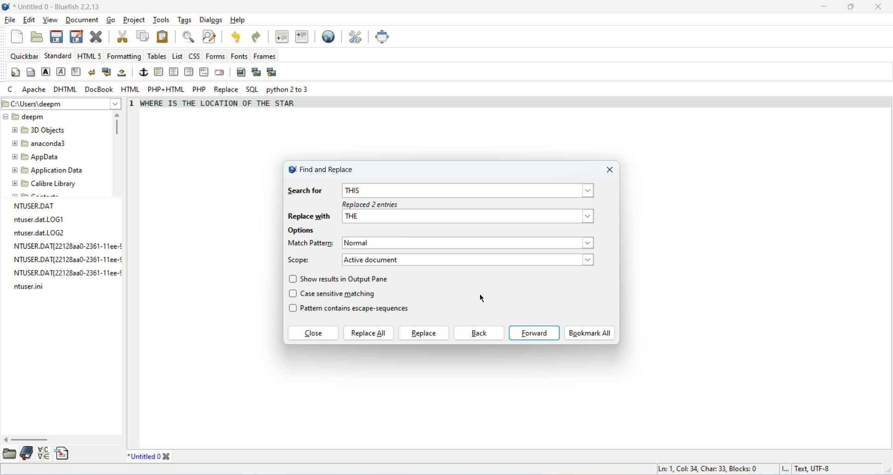 This screenshot has width=893, height=475. Describe the element at coordinates (29, 286) in the screenshot. I see `file name` at that location.